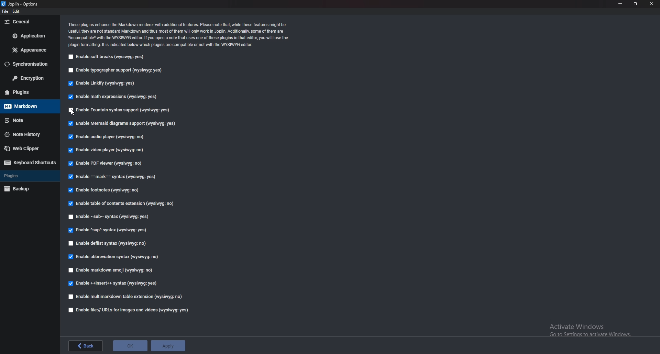 The width and height of the screenshot is (660, 354). What do you see at coordinates (595, 332) in the screenshot?
I see `Activate windows pop up` at bounding box center [595, 332].